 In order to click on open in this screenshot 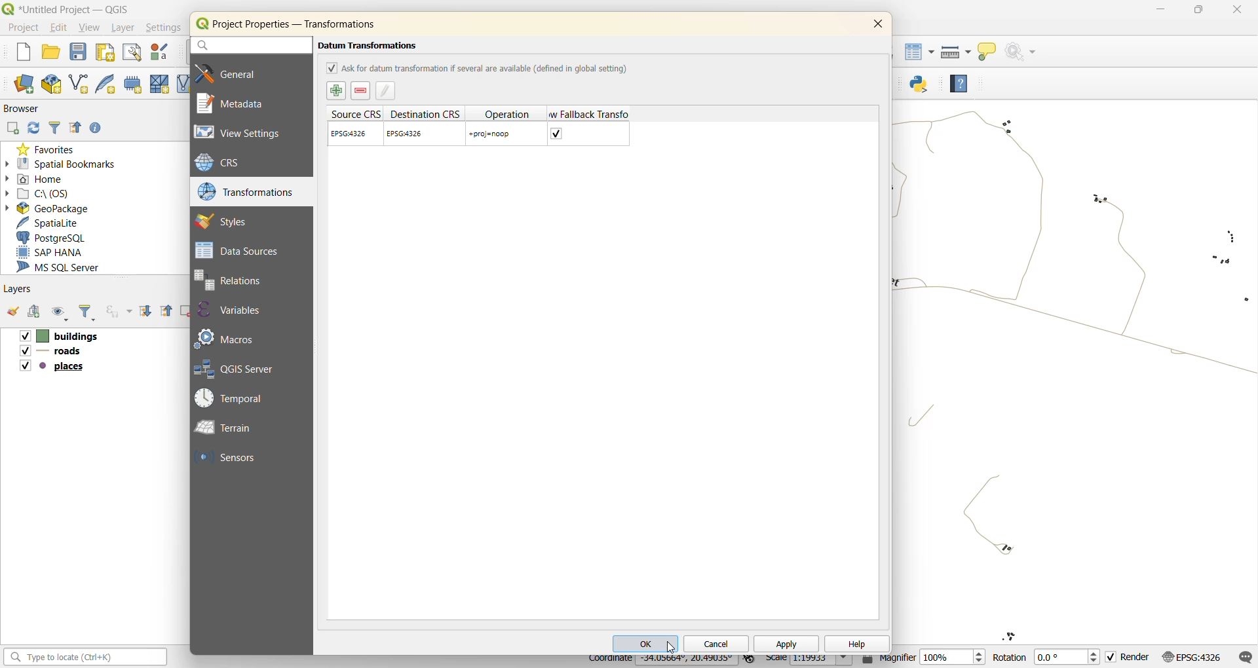, I will do `click(12, 310)`.